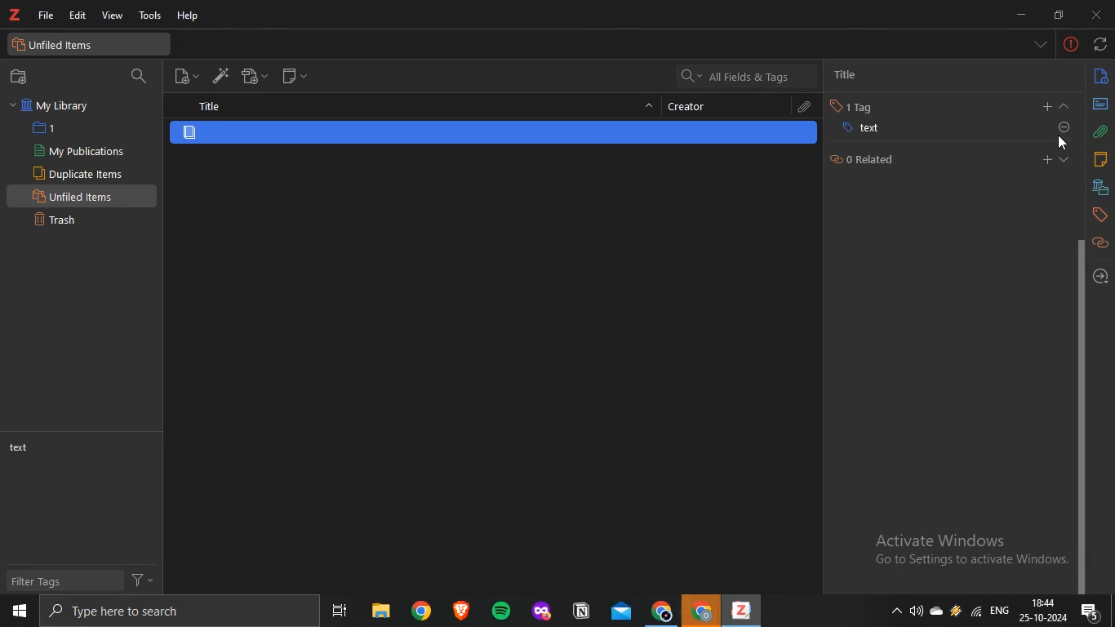 This screenshot has width=1115, height=627. I want to click on unfiled items, so click(91, 42).